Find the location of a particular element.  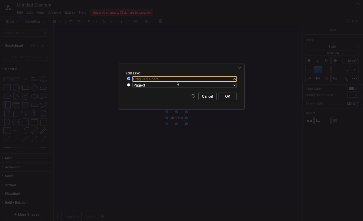

HTML is located at coordinates (136, 21).